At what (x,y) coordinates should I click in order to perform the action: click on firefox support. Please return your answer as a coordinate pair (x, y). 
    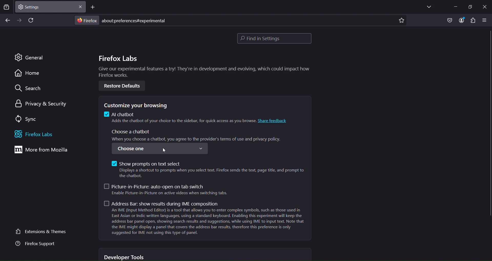
    Looking at the image, I should click on (35, 244).